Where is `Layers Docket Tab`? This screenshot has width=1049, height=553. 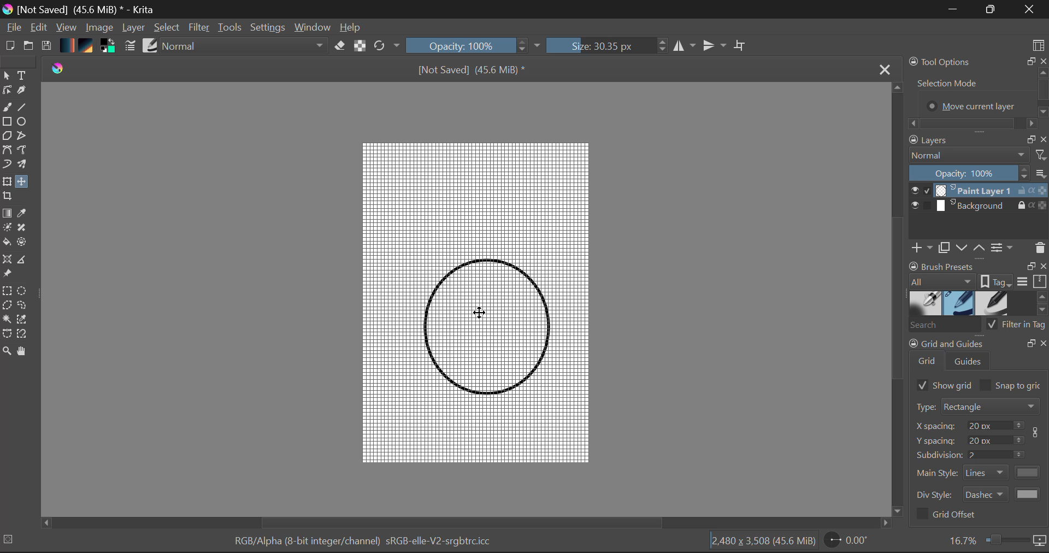 Layers Docket Tab is located at coordinates (977, 139).